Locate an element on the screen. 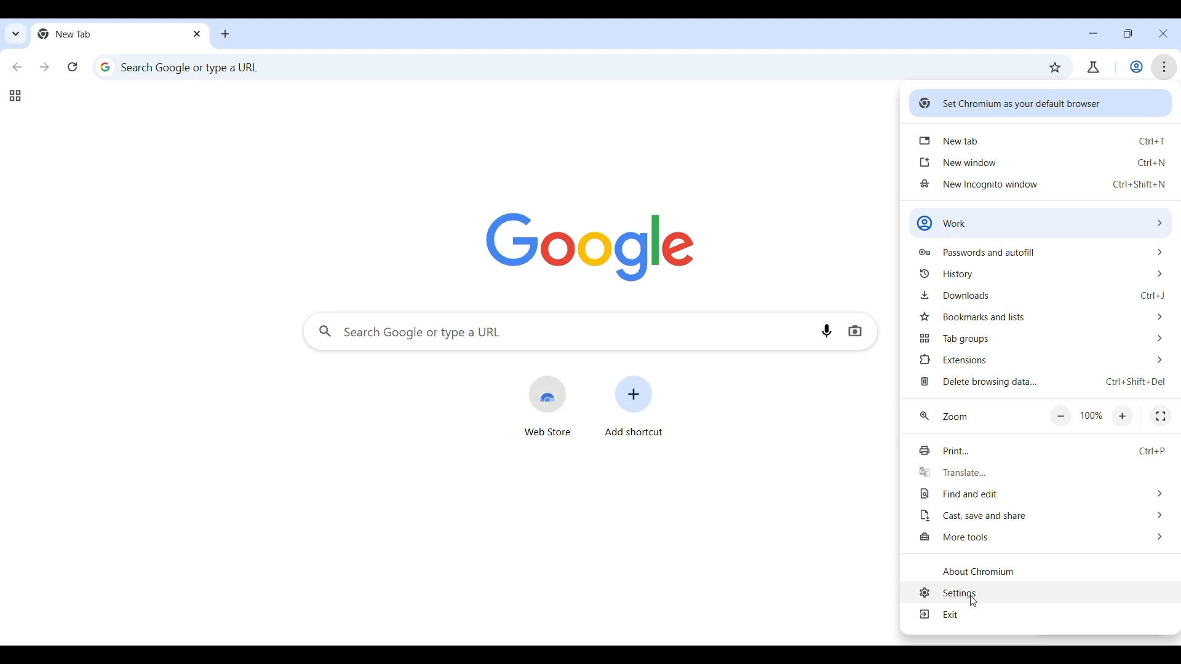  Downloads is located at coordinates (1044, 294).